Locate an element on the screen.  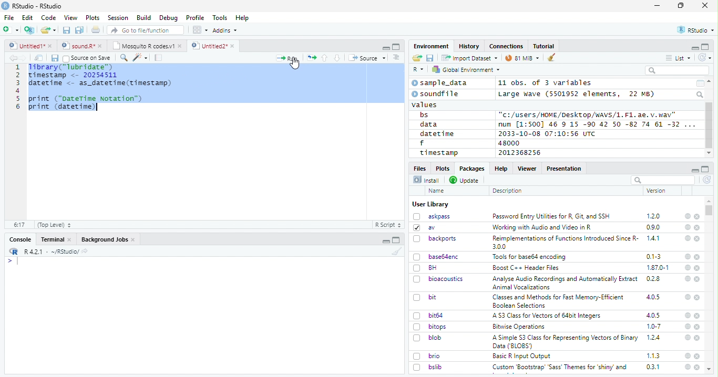
cursor is located at coordinates (296, 65).